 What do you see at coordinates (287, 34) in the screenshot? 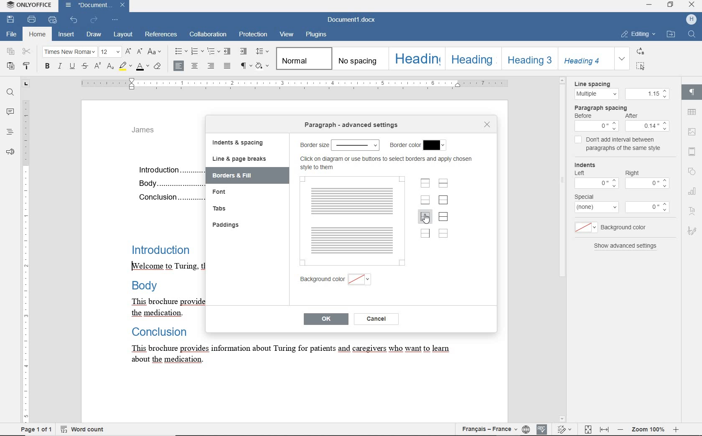
I see `view` at bounding box center [287, 34].